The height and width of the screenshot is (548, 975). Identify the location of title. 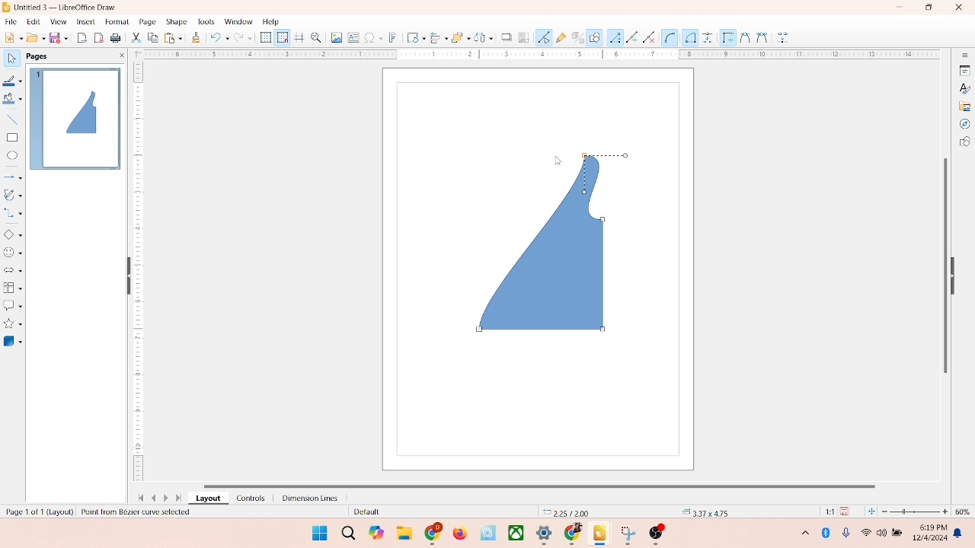
(66, 6).